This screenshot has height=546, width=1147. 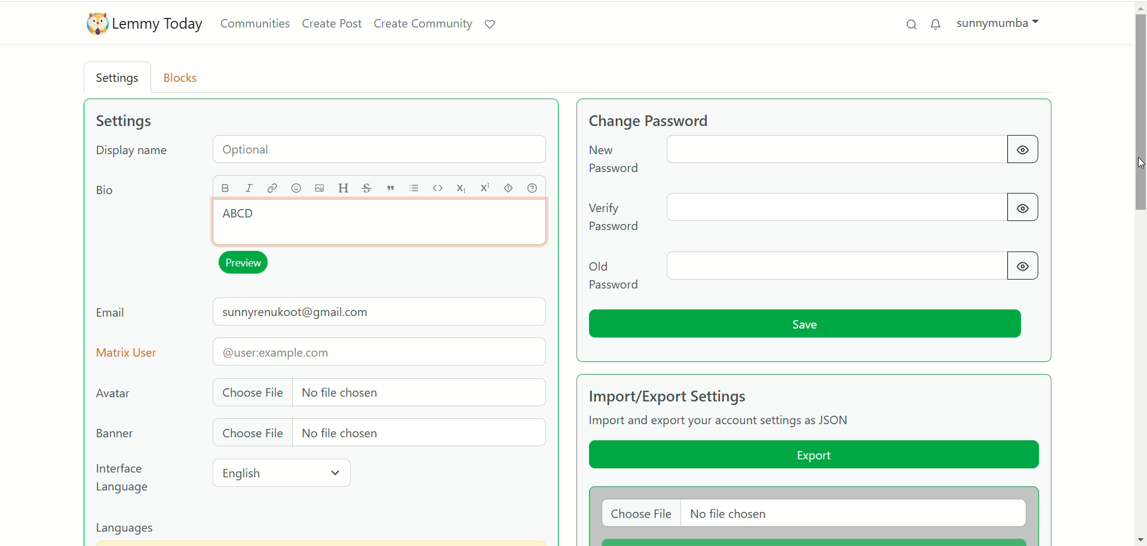 I want to click on subscript, so click(x=462, y=189).